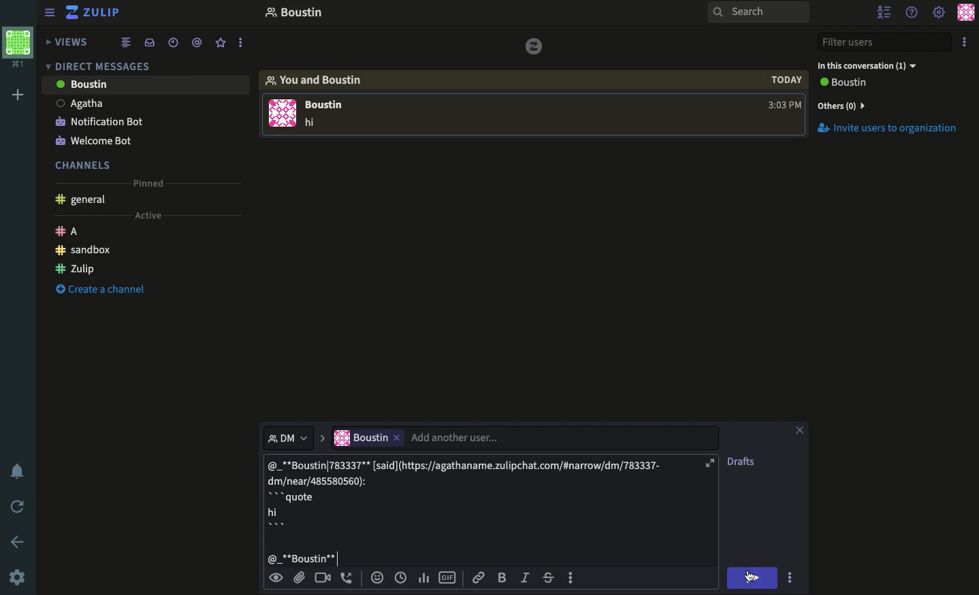 This screenshot has width=979, height=595. What do you see at coordinates (70, 40) in the screenshot?
I see `Views` at bounding box center [70, 40].